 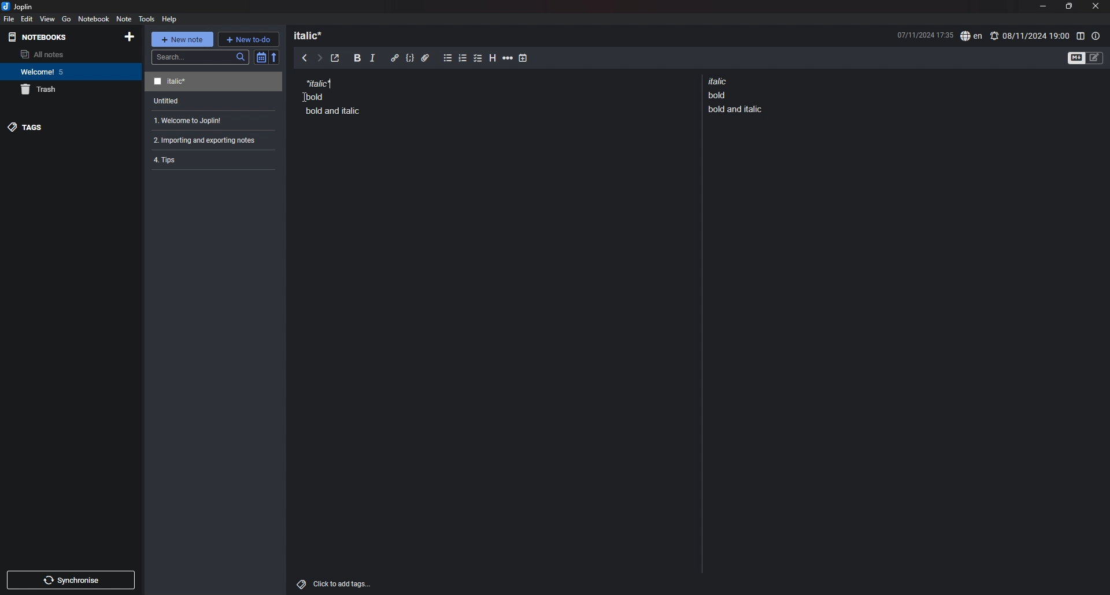 What do you see at coordinates (171, 18) in the screenshot?
I see `help` at bounding box center [171, 18].